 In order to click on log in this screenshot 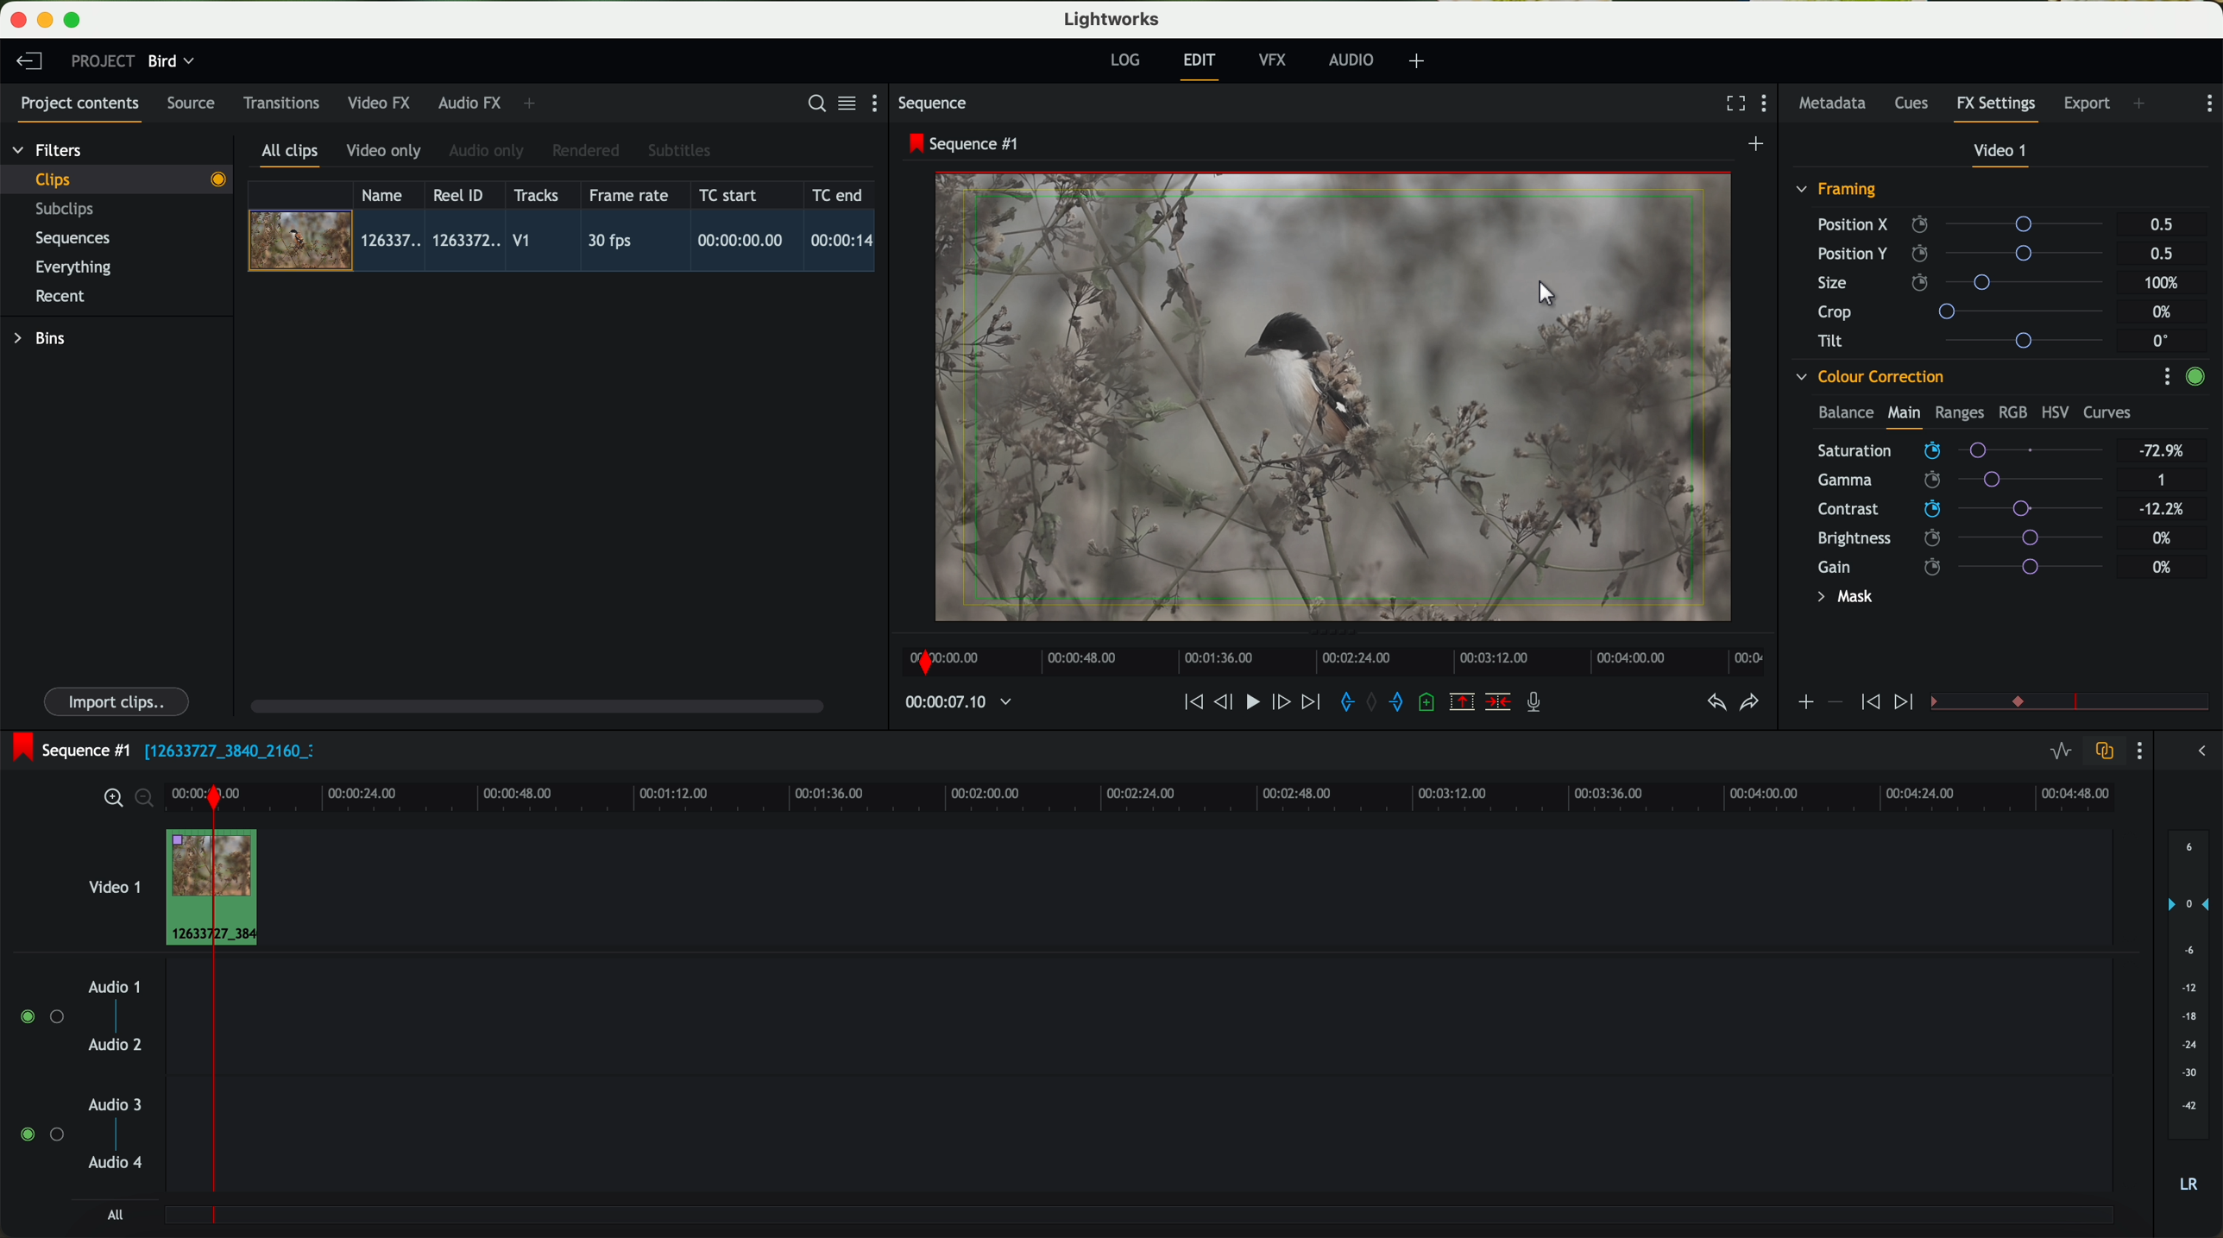, I will do `click(1124, 60)`.